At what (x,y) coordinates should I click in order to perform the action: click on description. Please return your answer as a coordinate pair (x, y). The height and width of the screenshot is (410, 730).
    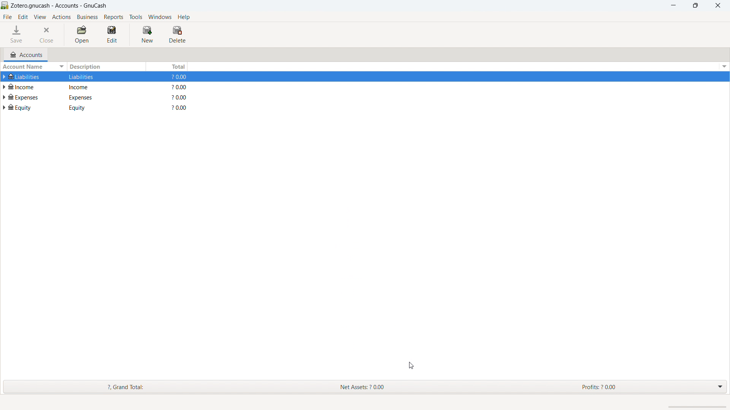
    Looking at the image, I should click on (106, 67).